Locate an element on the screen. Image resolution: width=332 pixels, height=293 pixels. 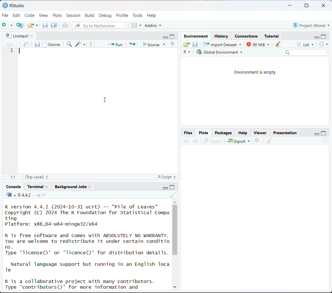
new file is located at coordinates (7, 25).